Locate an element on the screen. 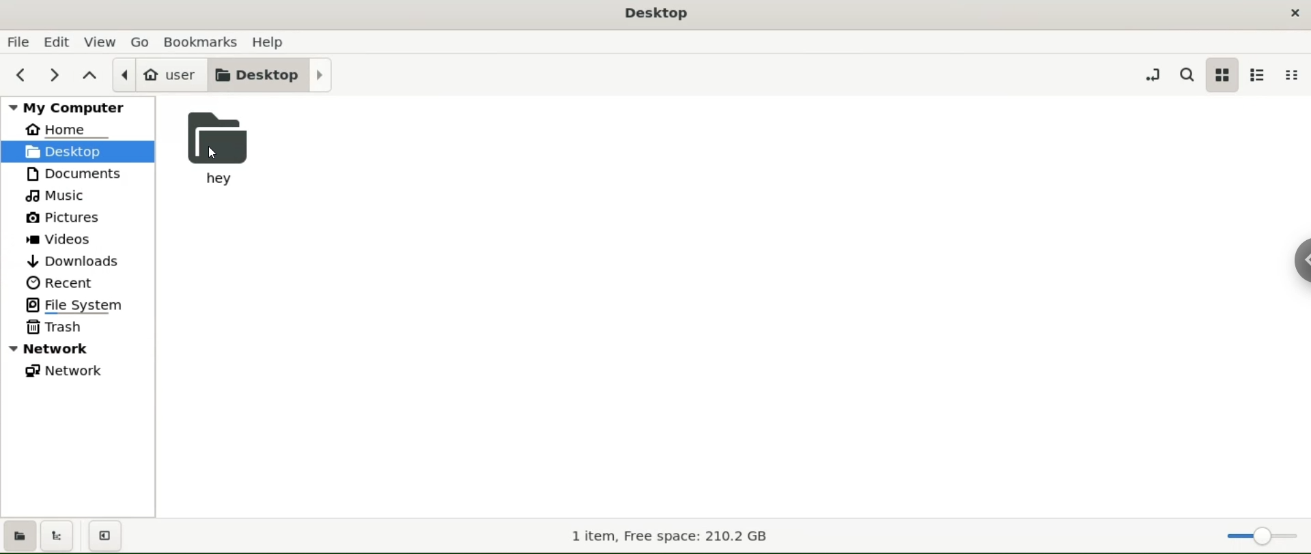 The height and width of the screenshot is (554, 1311). network is located at coordinates (78, 373).